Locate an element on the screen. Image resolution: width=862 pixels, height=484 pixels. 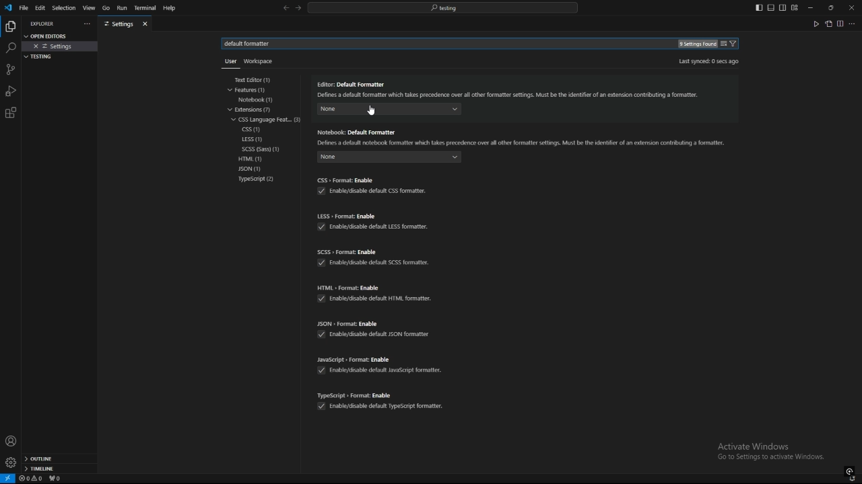
explore is located at coordinates (10, 26).